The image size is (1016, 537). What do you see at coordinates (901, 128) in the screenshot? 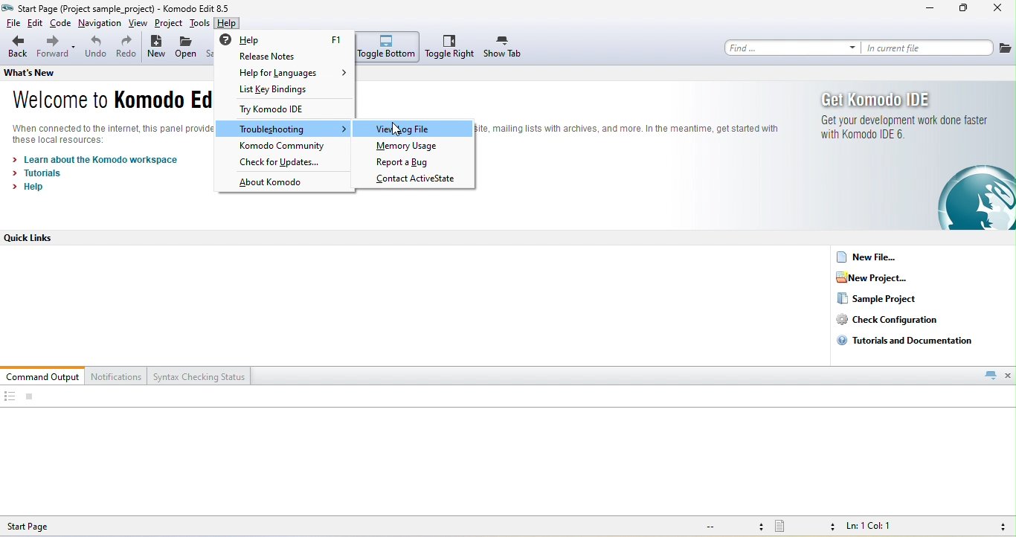
I see `get your development with done faster with komodo ide 6` at bounding box center [901, 128].